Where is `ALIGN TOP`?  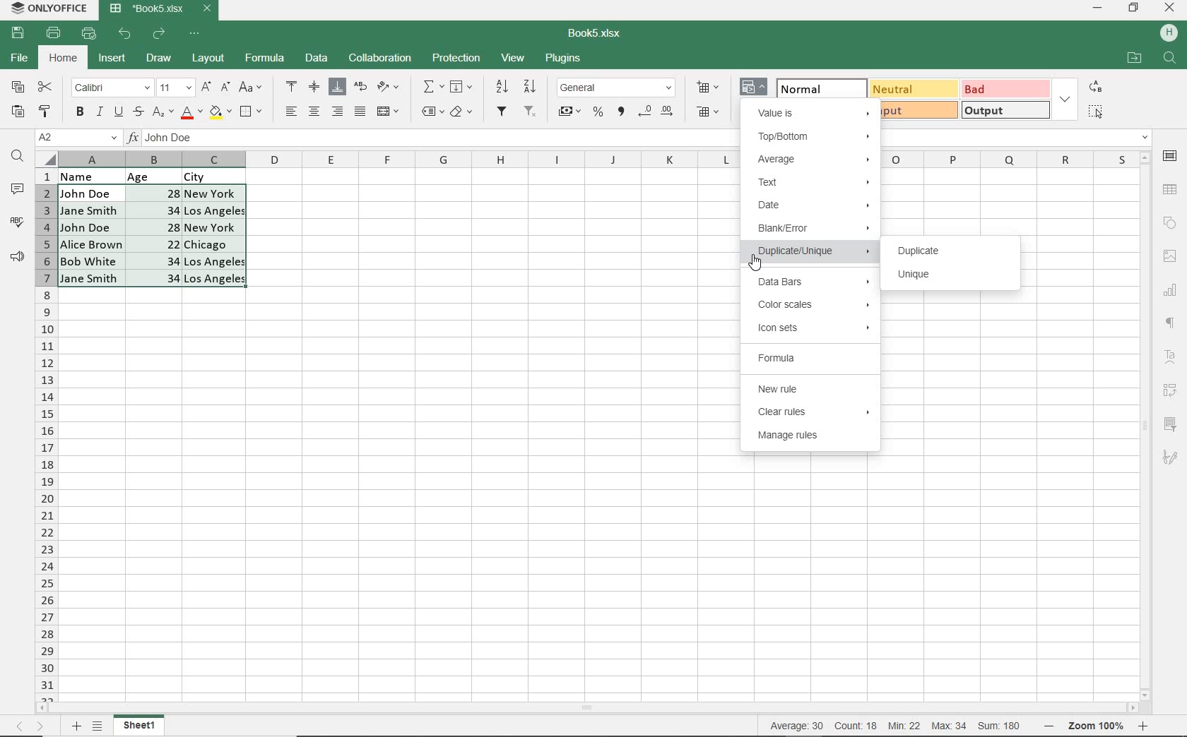
ALIGN TOP is located at coordinates (293, 86).